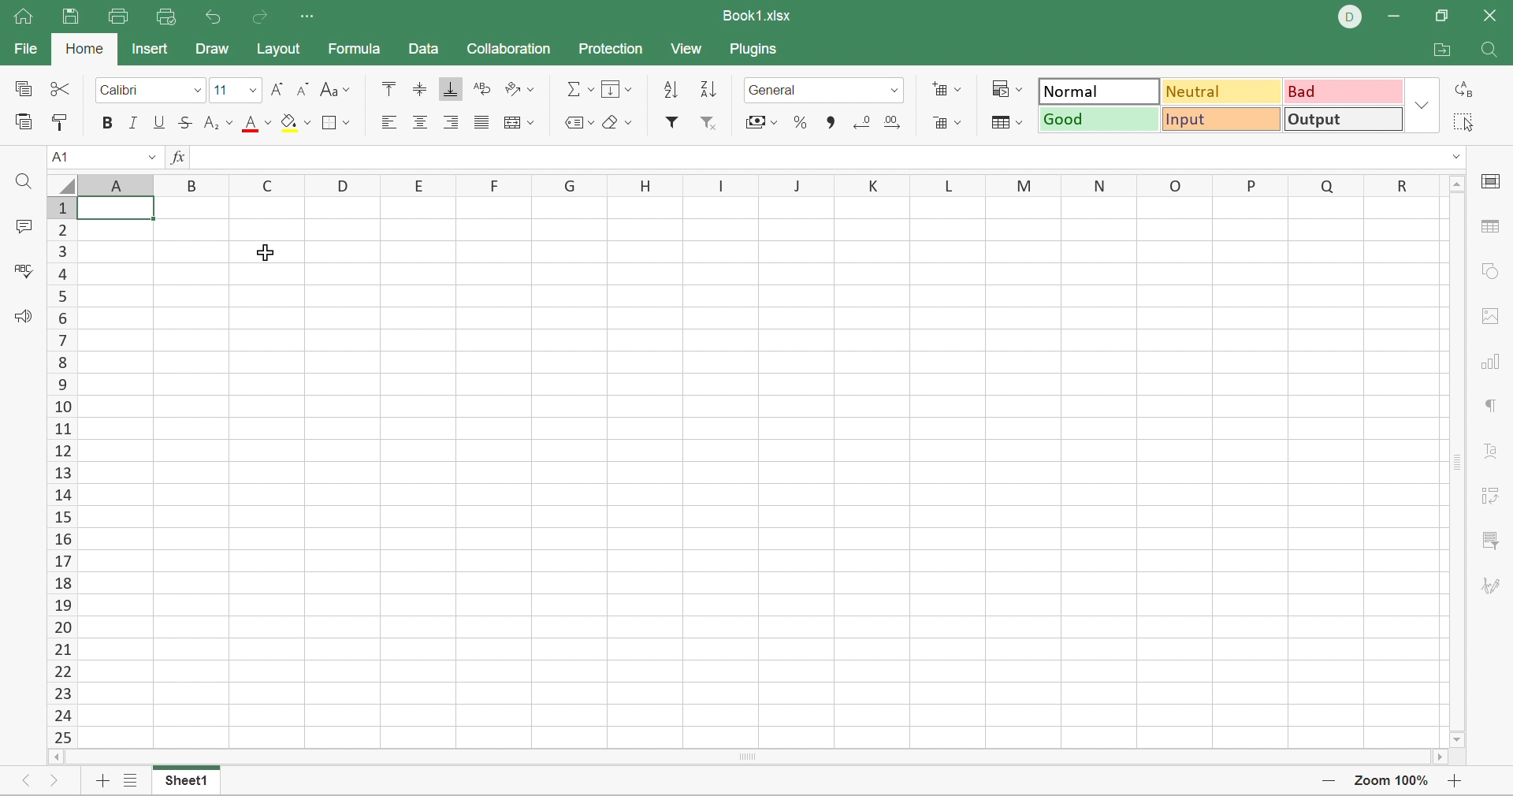 The width and height of the screenshot is (1513, 796). I want to click on Conditional formatting, so click(1009, 87).